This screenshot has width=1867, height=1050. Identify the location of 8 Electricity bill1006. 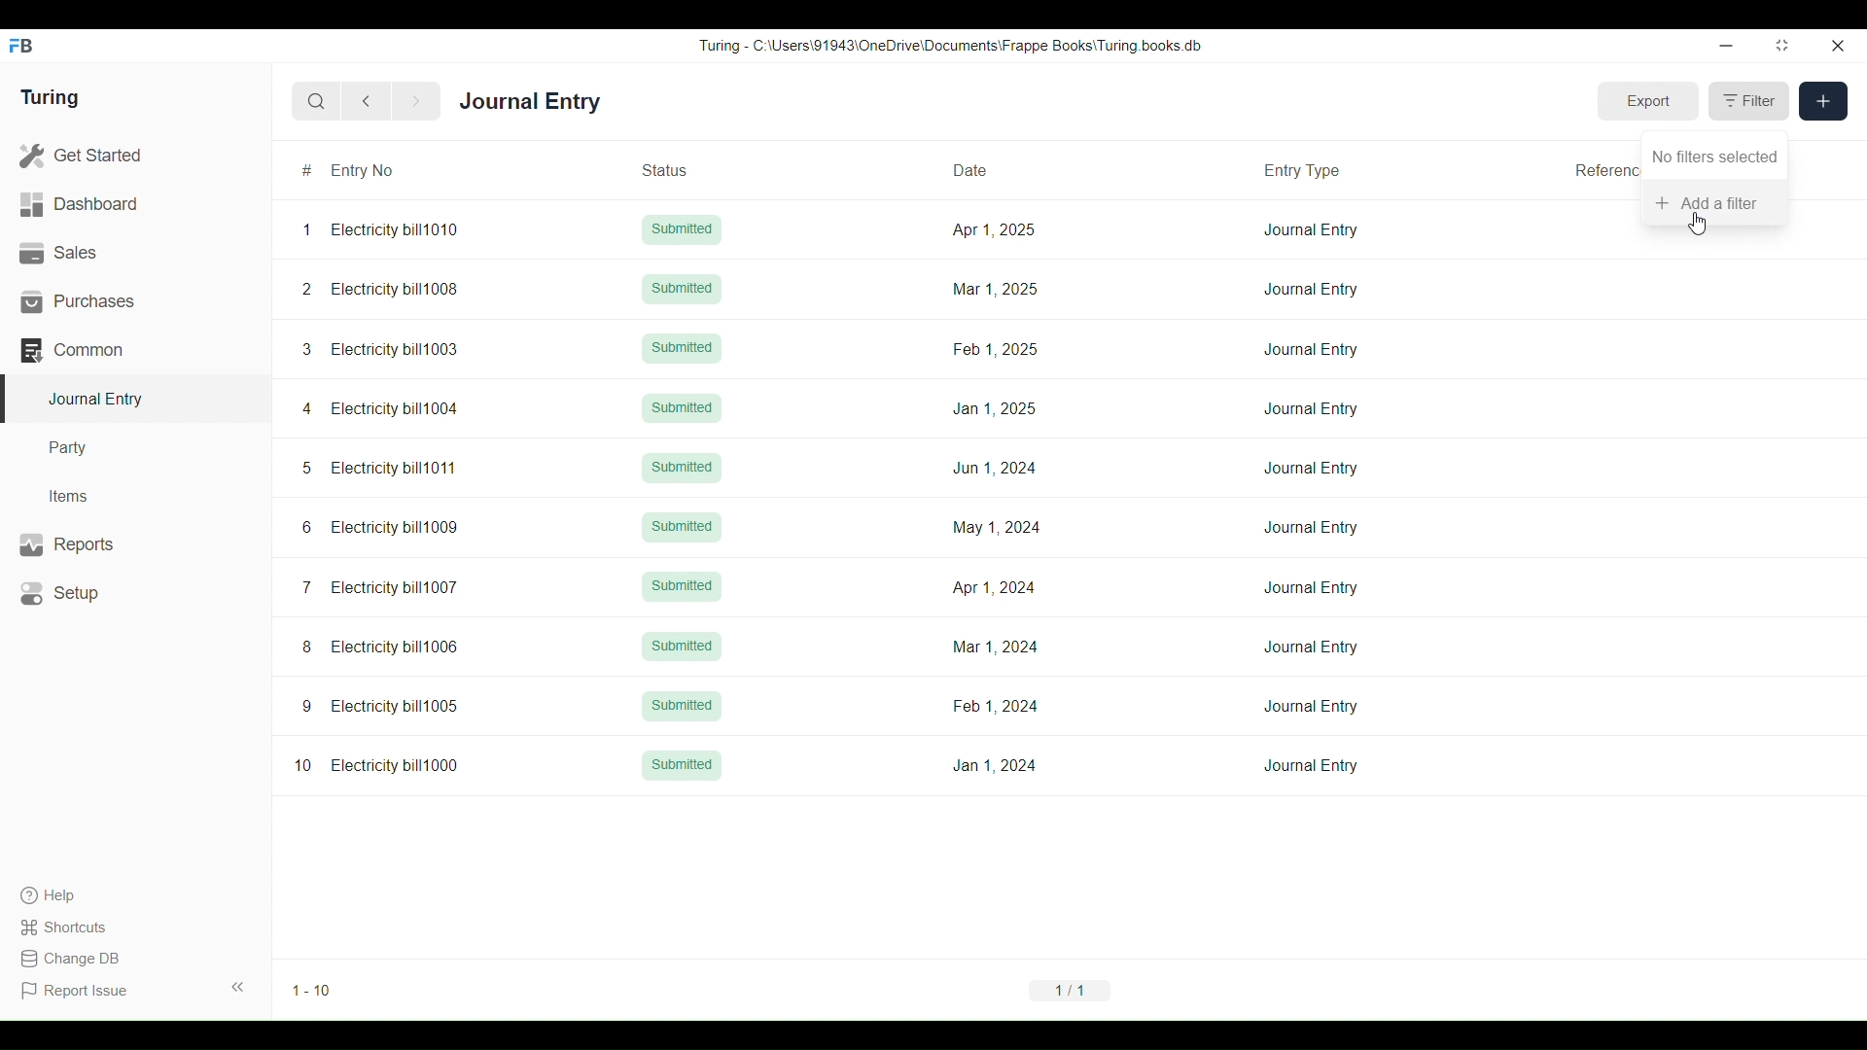
(380, 647).